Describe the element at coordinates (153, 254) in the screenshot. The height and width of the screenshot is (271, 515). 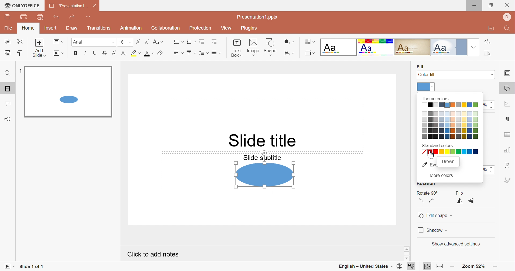
I see `Click to add notes` at that location.